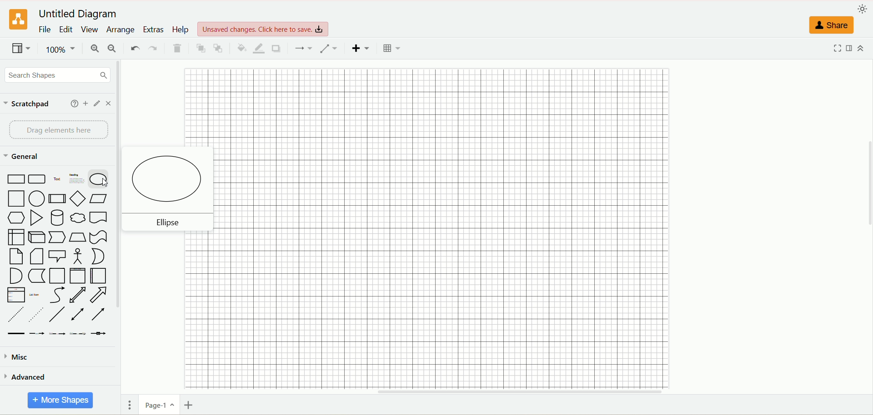 This screenshot has width=873, height=415. What do you see at coordinates (45, 30) in the screenshot?
I see `file` at bounding box center [45, 30].